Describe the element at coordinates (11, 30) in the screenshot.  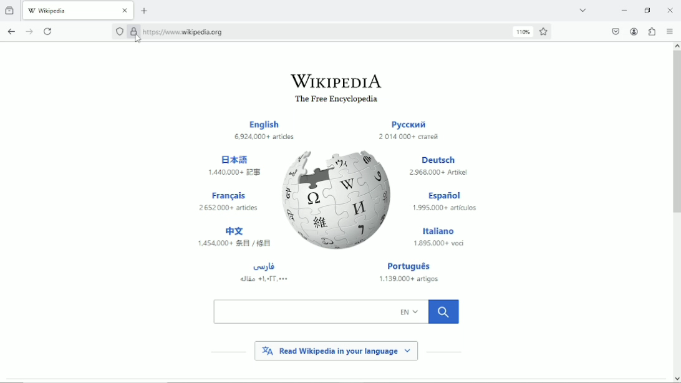
I see `go back` at that location.